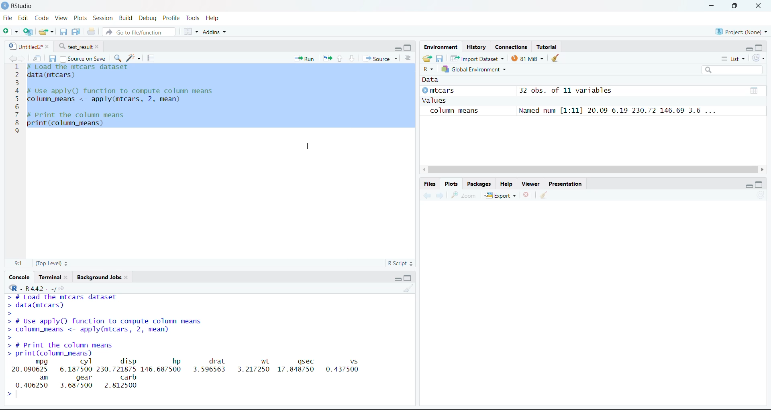 The height and width of the screenshot is (410, 771). Describe the element at coordinates (427, 69) in the screenshot. I see `R` at that location.